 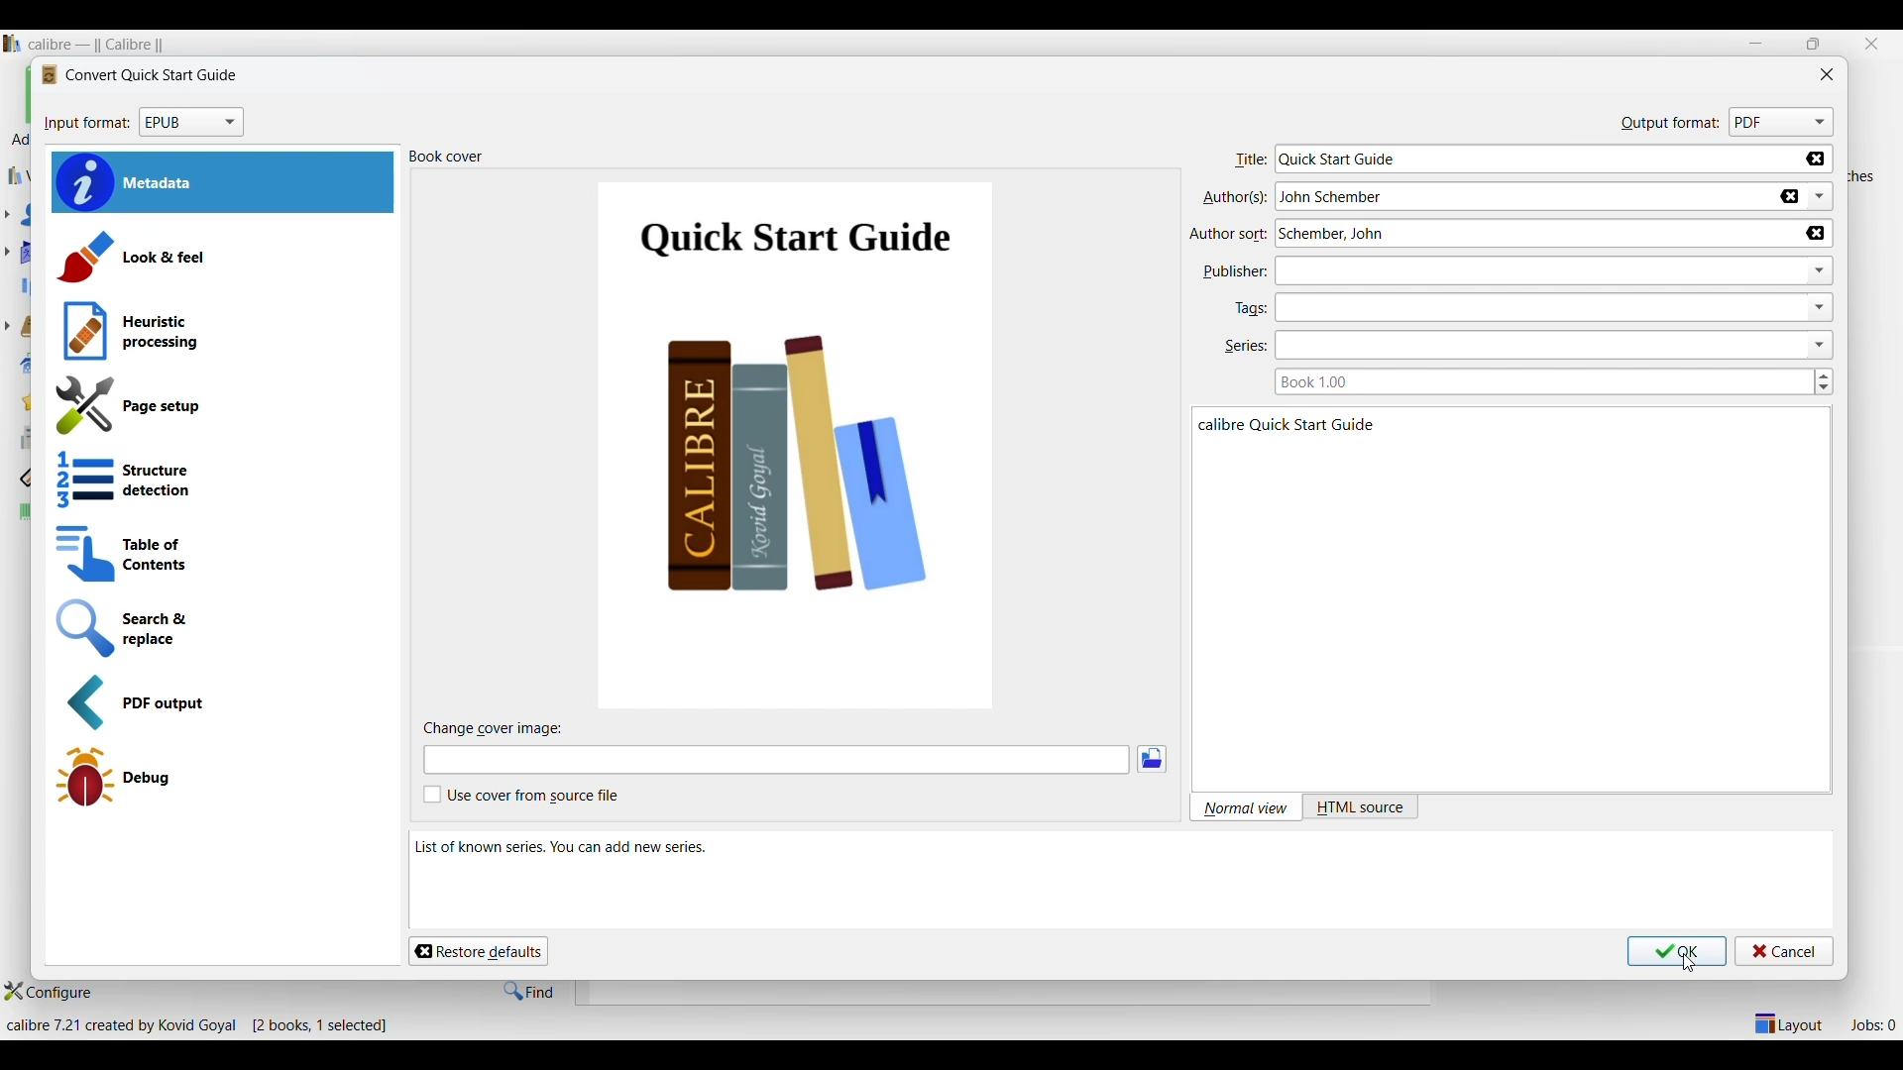 I want to click on Close interface, so click(x=1872, y=45).